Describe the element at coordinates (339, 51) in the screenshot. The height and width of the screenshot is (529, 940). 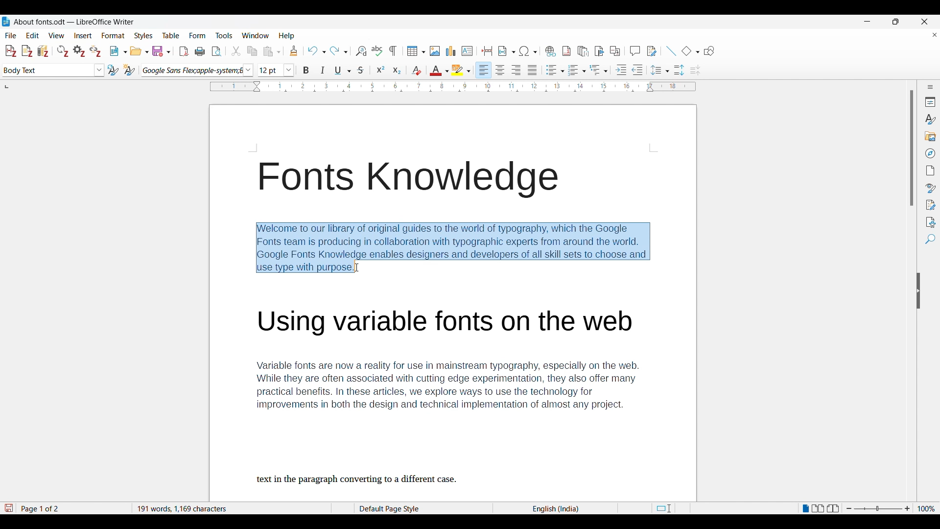
I see `Redo` at that location.